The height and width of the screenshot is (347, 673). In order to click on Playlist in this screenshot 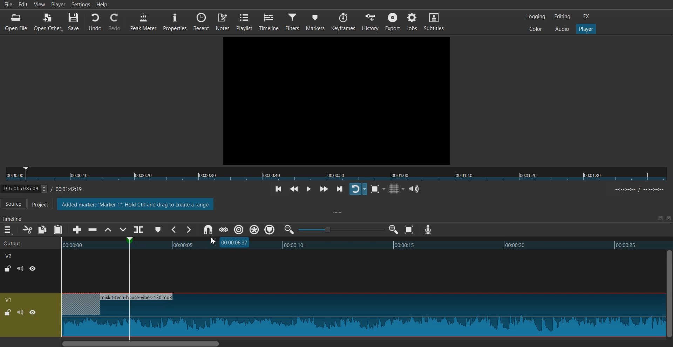, I will do `click(244, 21)`.